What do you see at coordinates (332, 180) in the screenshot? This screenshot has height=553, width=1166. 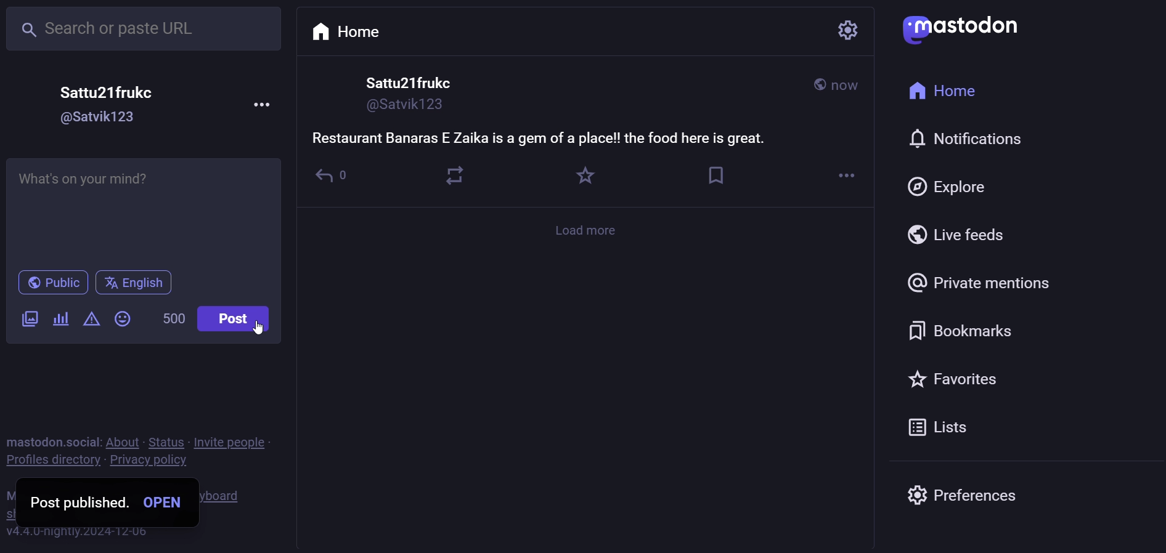 I see `reply` at bounding box center [332, 180].